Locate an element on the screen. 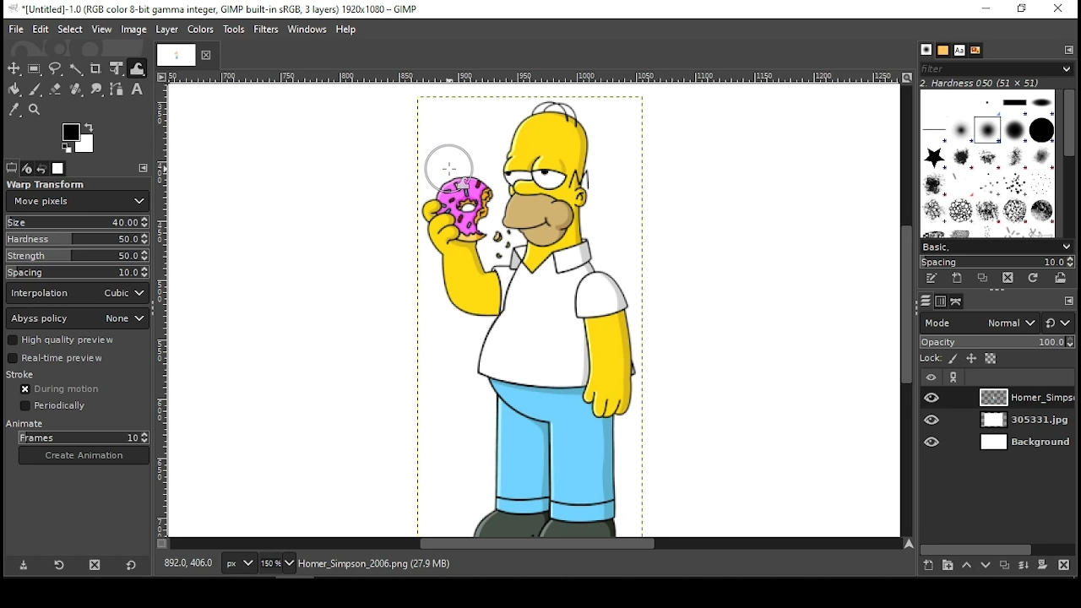 The width and height of the screenshot is (1081, 608). painbucket tool is located at coordinates (14, 90).